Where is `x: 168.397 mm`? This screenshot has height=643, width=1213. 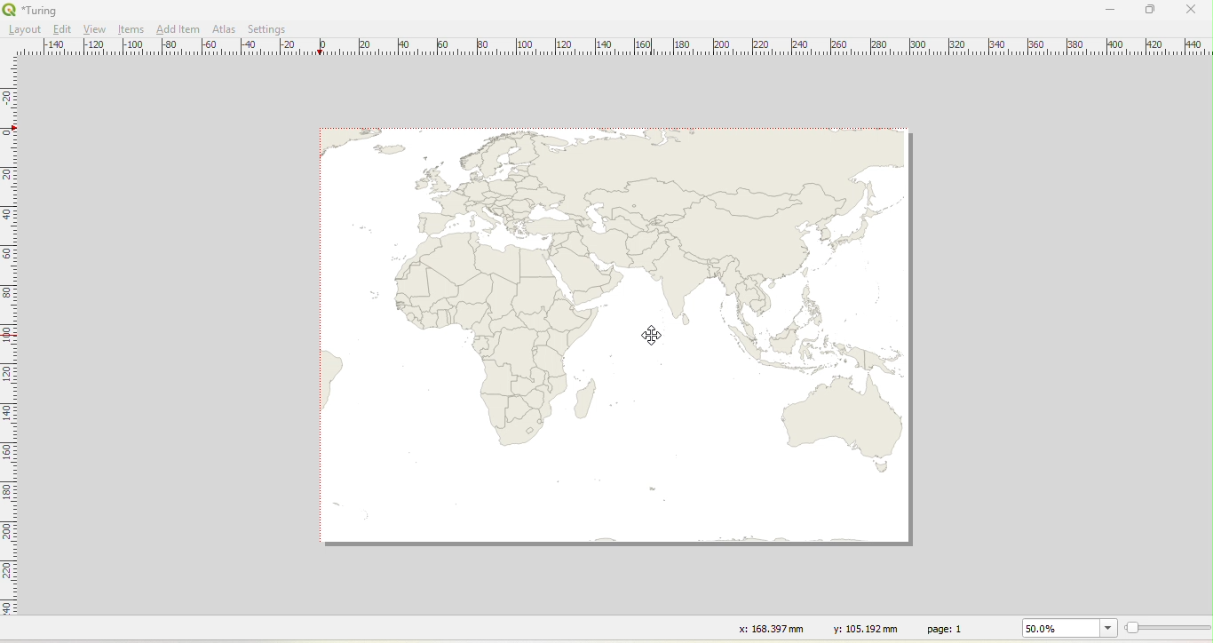 x: 168.397 mm is located at coordinates (769, 628).